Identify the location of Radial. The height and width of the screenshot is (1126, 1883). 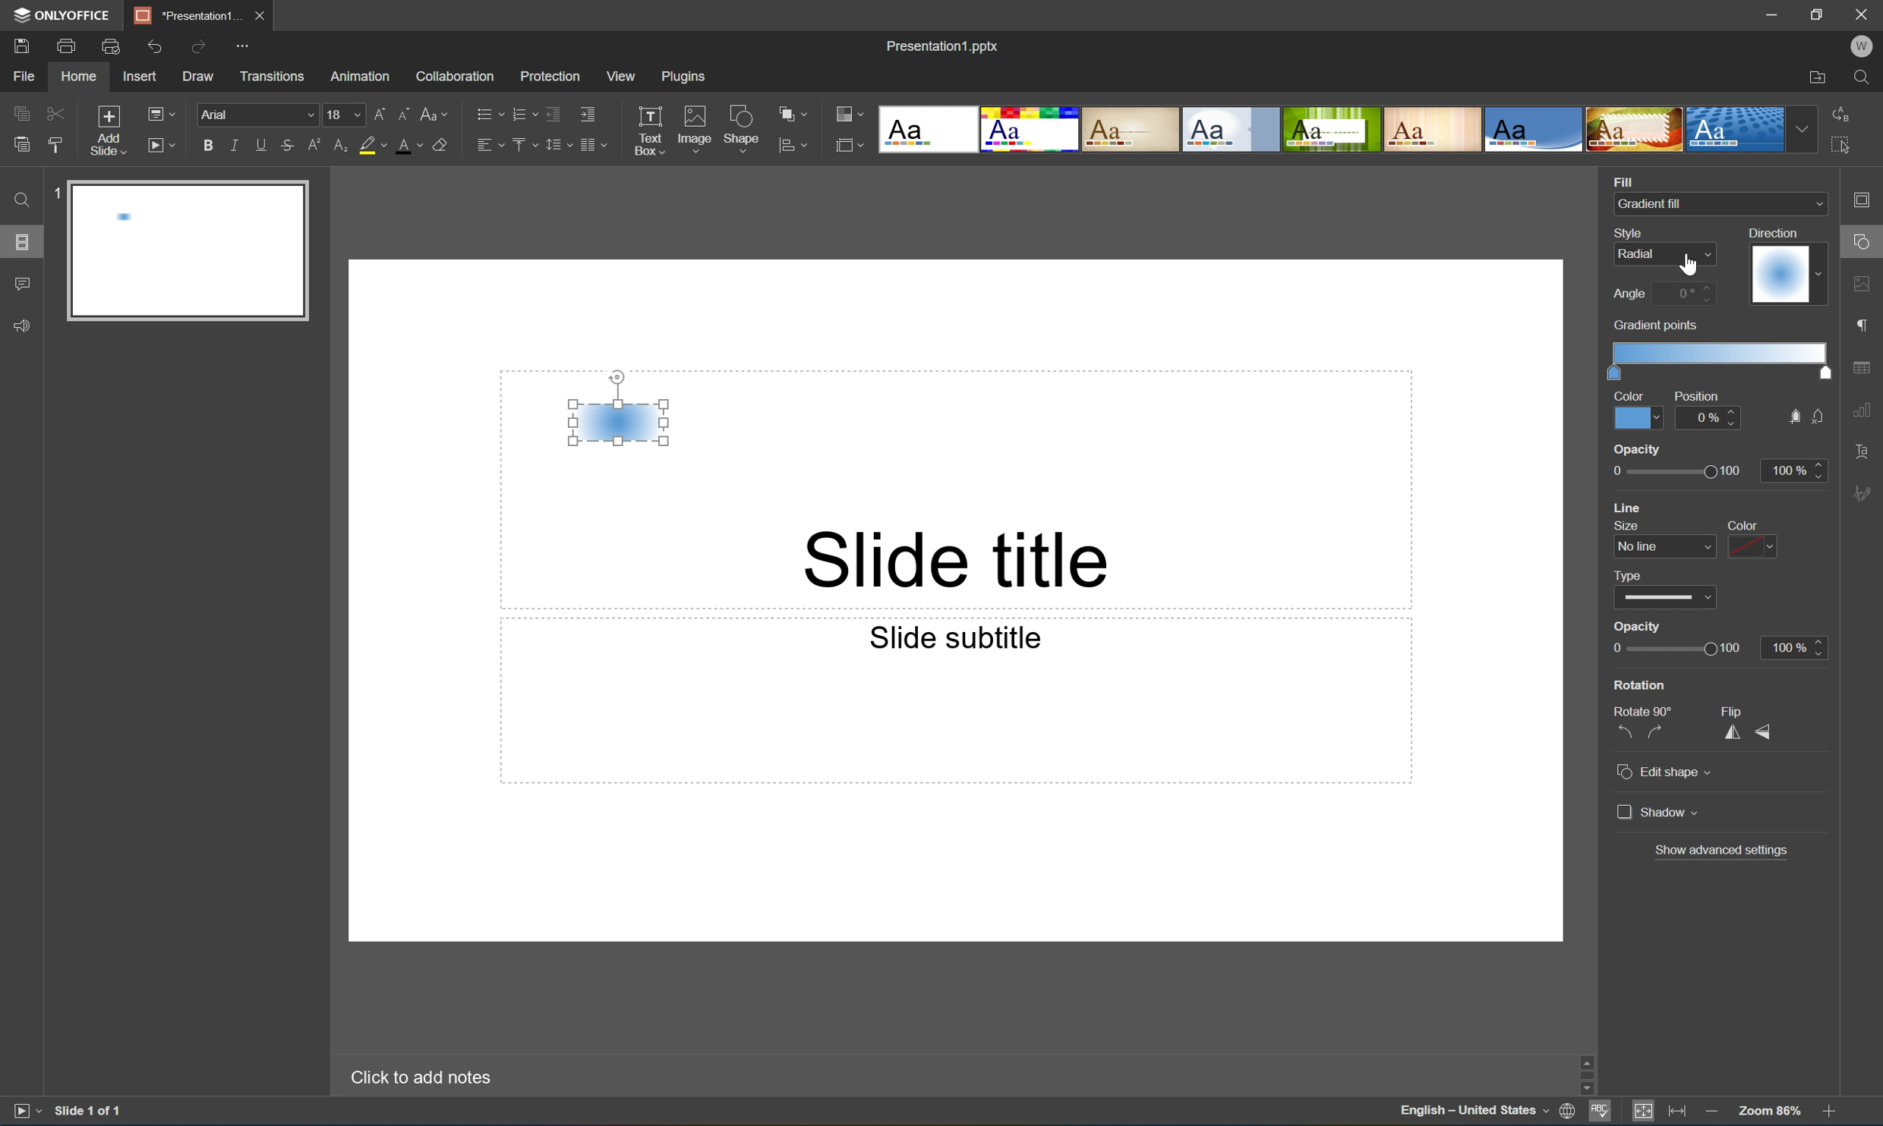
(1639, 253).